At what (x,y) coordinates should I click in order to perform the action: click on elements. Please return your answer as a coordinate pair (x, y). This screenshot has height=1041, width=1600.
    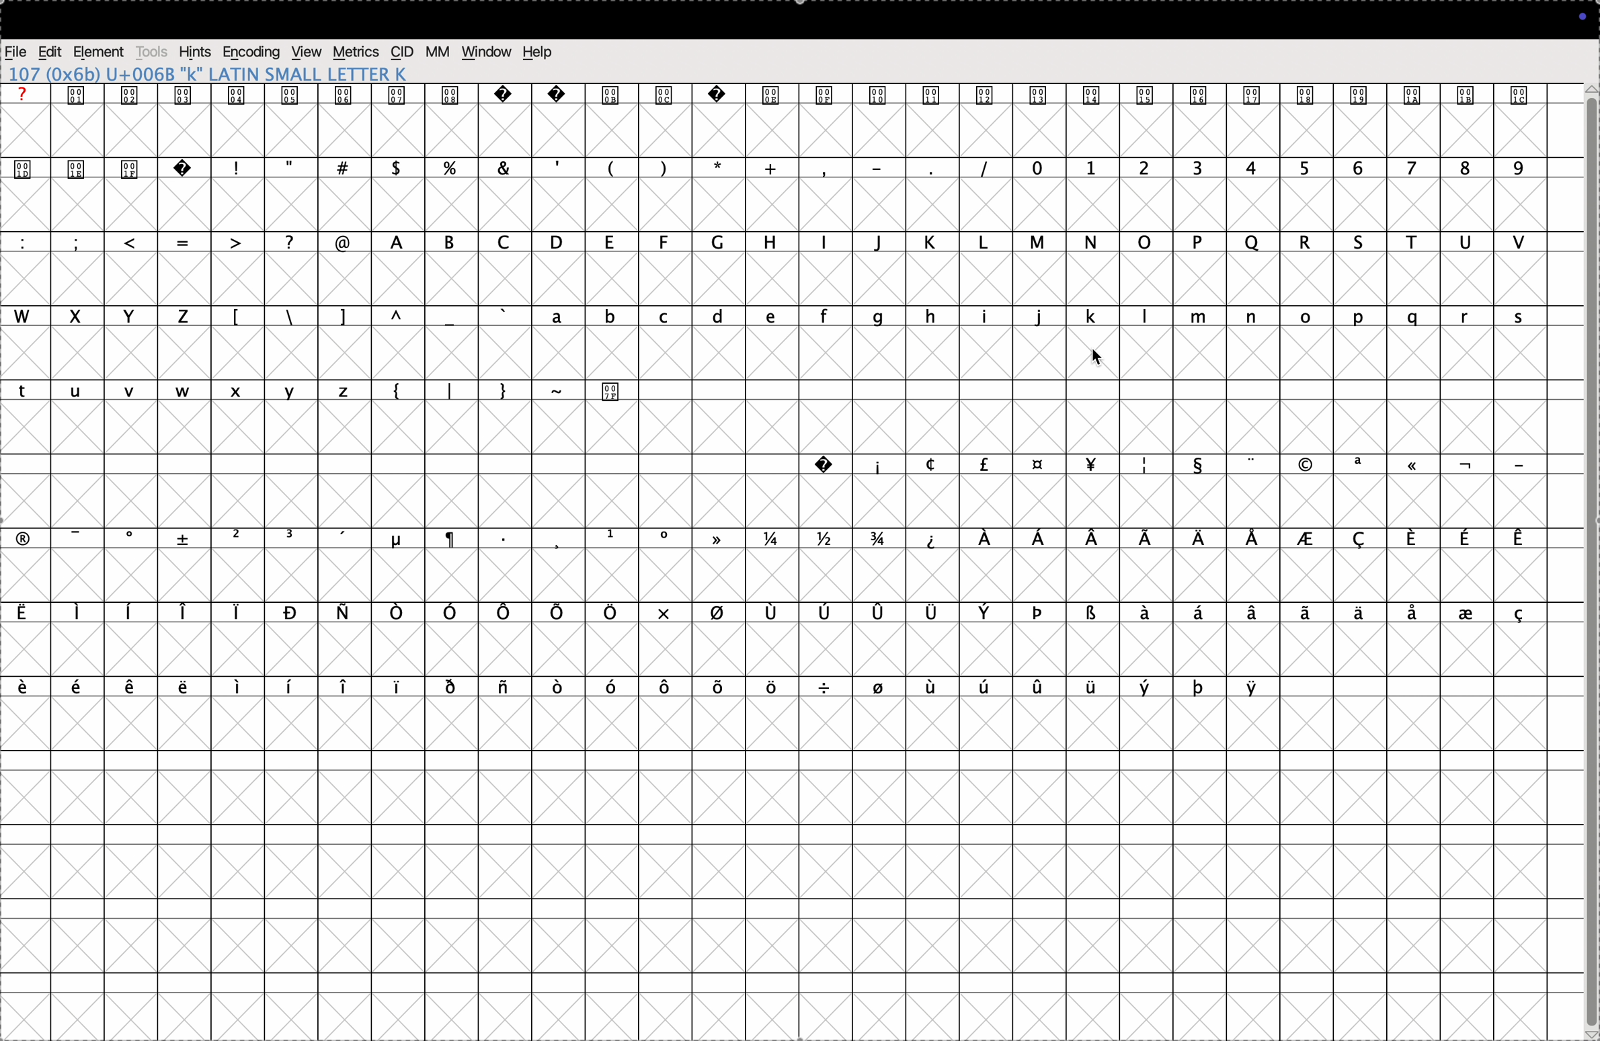
    Looking at the image, I should click on (99, 50).